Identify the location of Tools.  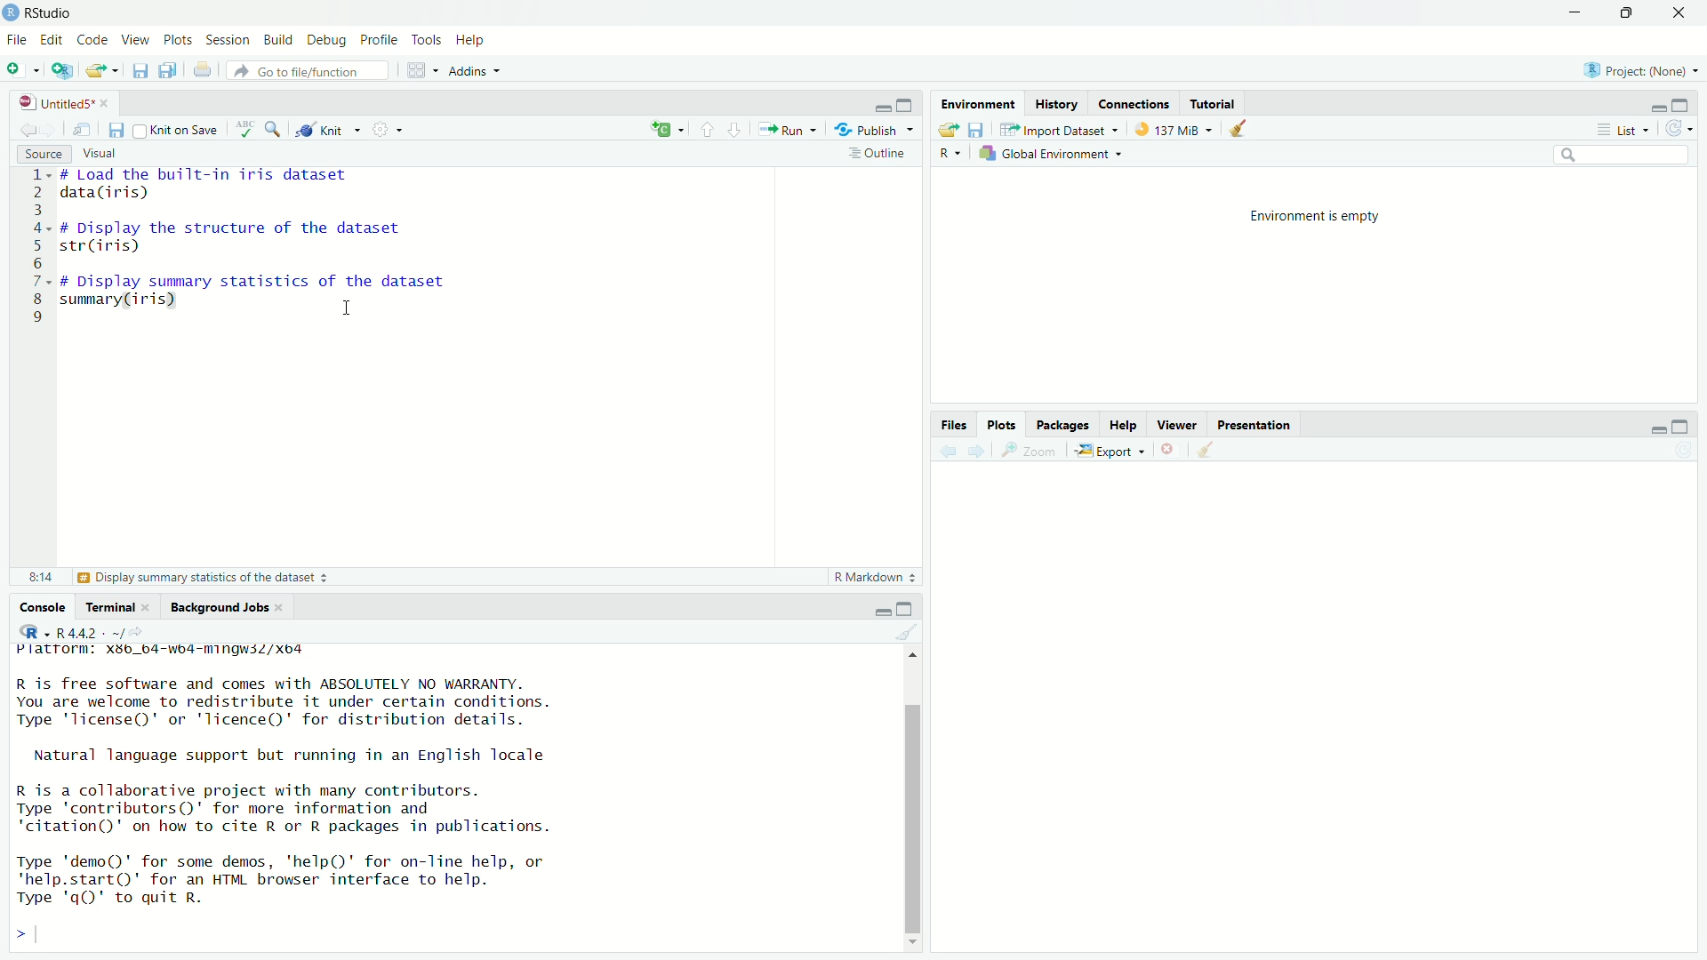
(429, 40).